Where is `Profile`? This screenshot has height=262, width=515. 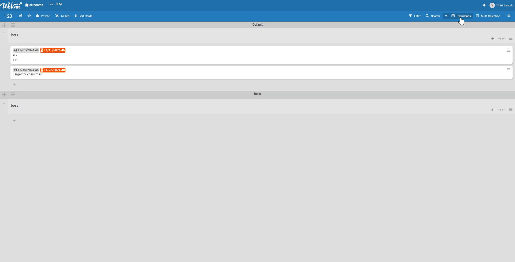
Profile is located at coordinates (502, 5).